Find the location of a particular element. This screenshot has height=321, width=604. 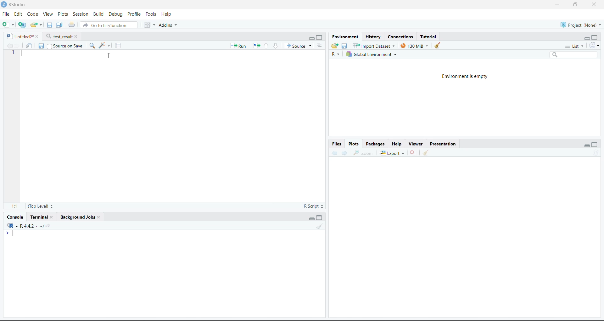

Debug is located at coordinates (115, 14).